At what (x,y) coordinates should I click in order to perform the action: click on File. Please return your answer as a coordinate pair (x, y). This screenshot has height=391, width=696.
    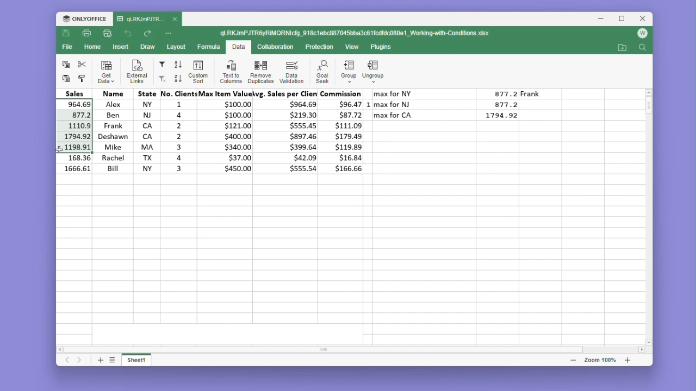
    Looking at the image, I should click on (69, 47).